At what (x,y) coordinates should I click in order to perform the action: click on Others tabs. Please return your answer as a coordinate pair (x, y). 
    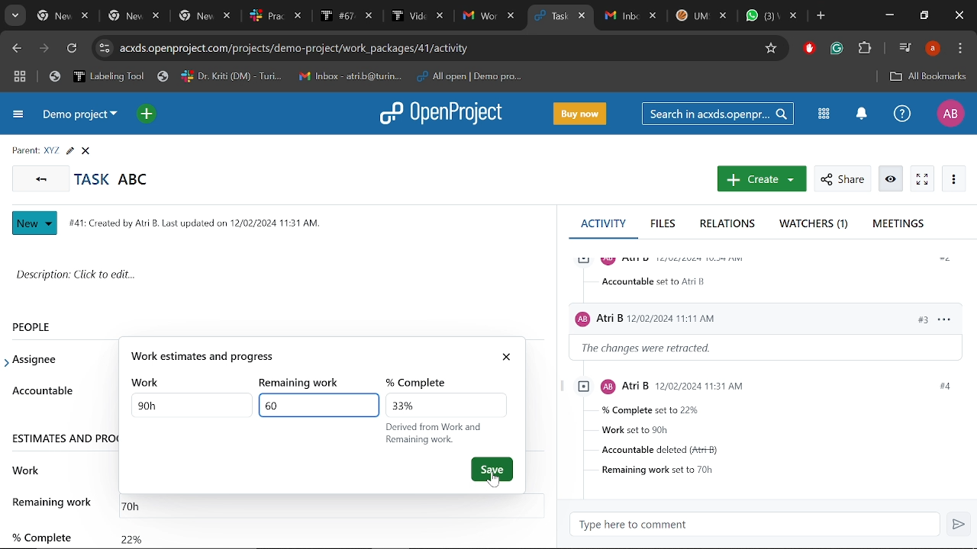
    Looking at the image, I should click on (277, 16).